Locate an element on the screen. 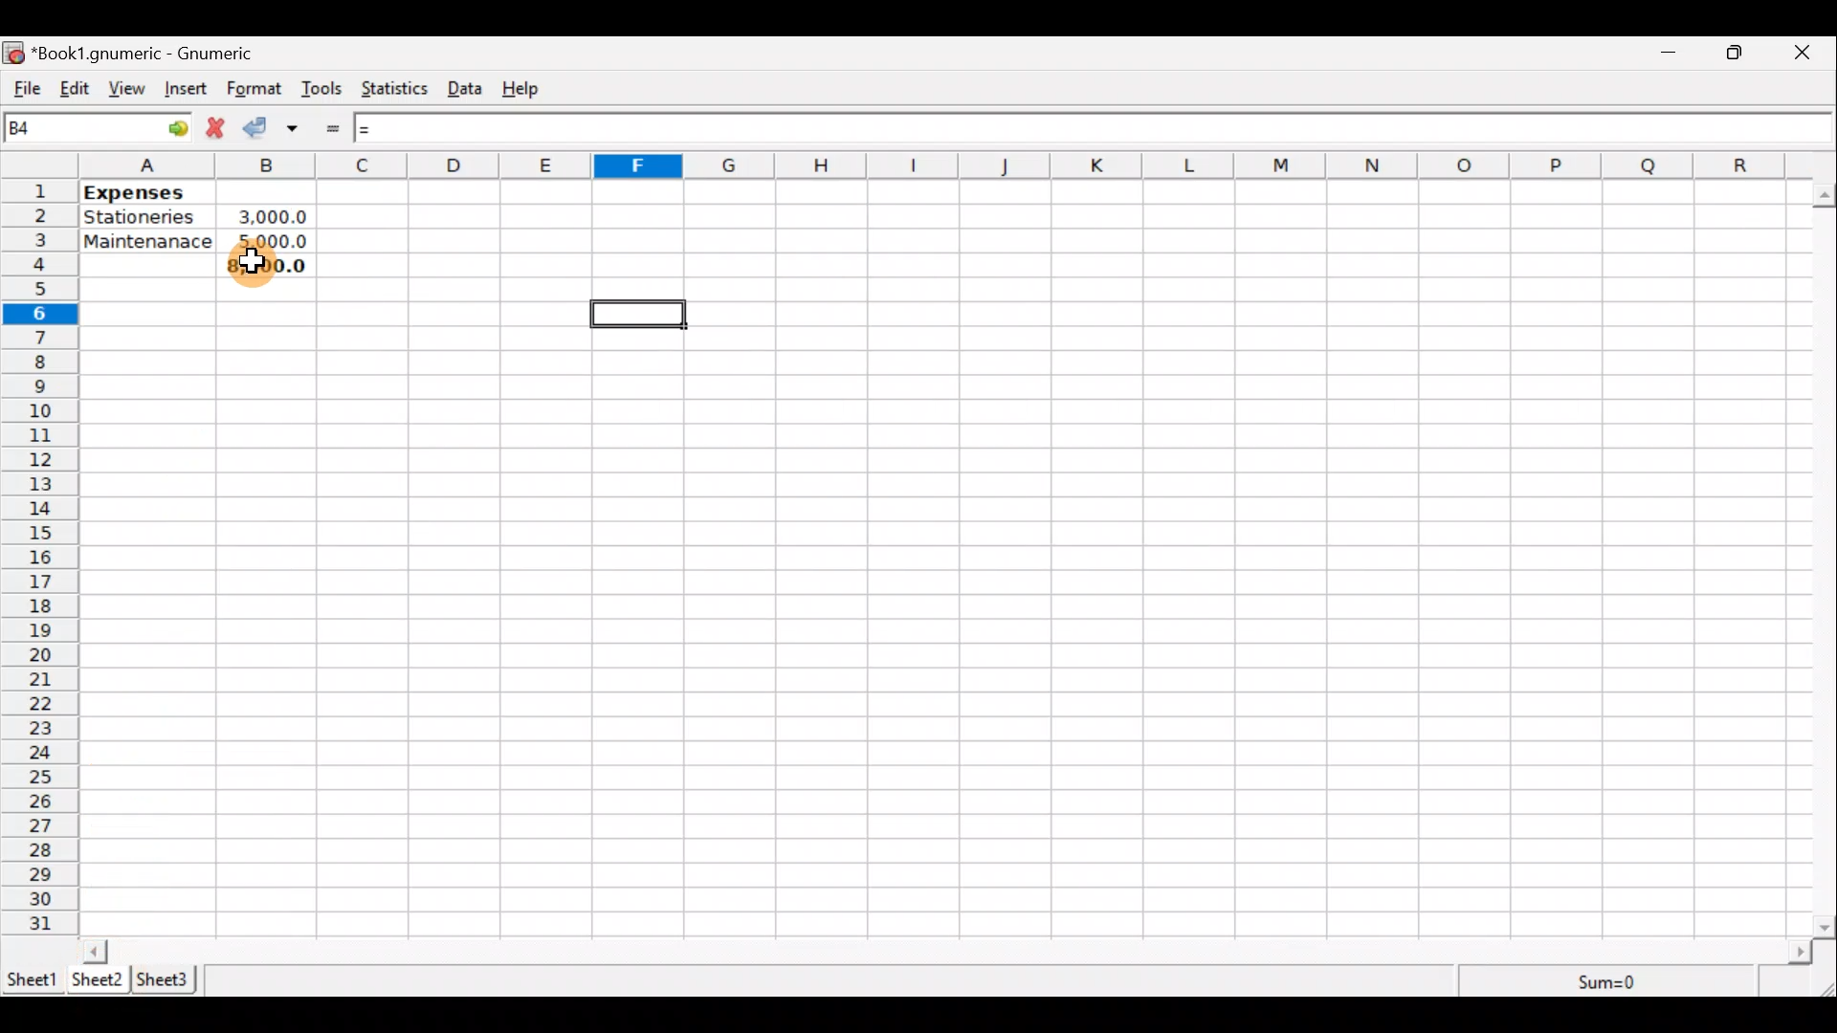 The height and width of the screenshot is (1033, 1837). scroll right is located at coordinates (1800, 953).